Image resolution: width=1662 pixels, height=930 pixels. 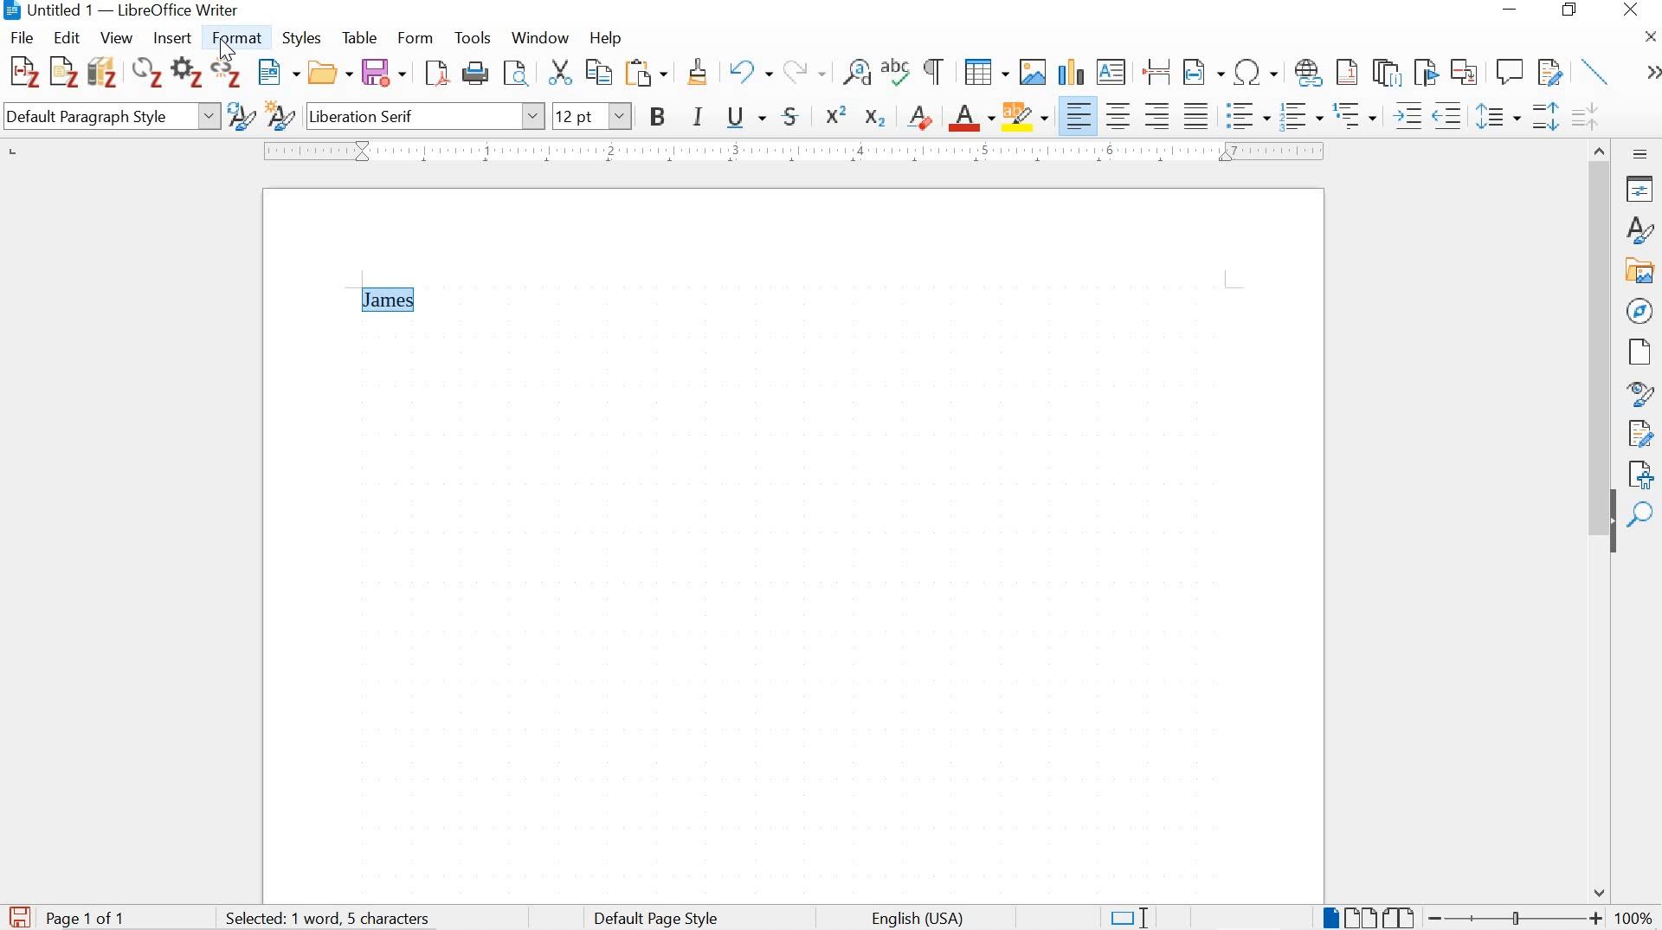 What do you see at coordinates (1080, 116) in the screenshot?
I see `align left` at bounding box center [1080, 116].